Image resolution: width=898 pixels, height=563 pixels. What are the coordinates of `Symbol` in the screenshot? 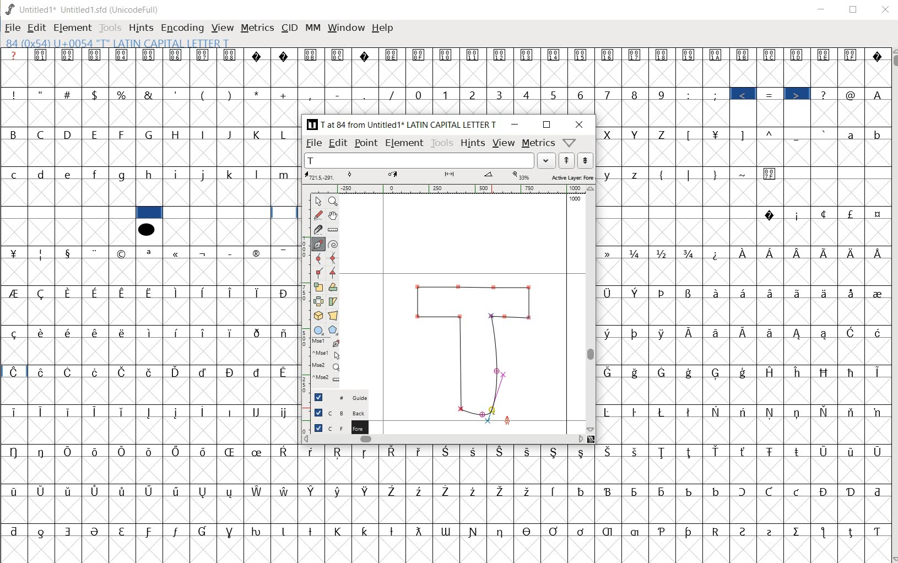 It's located at (366, 491).